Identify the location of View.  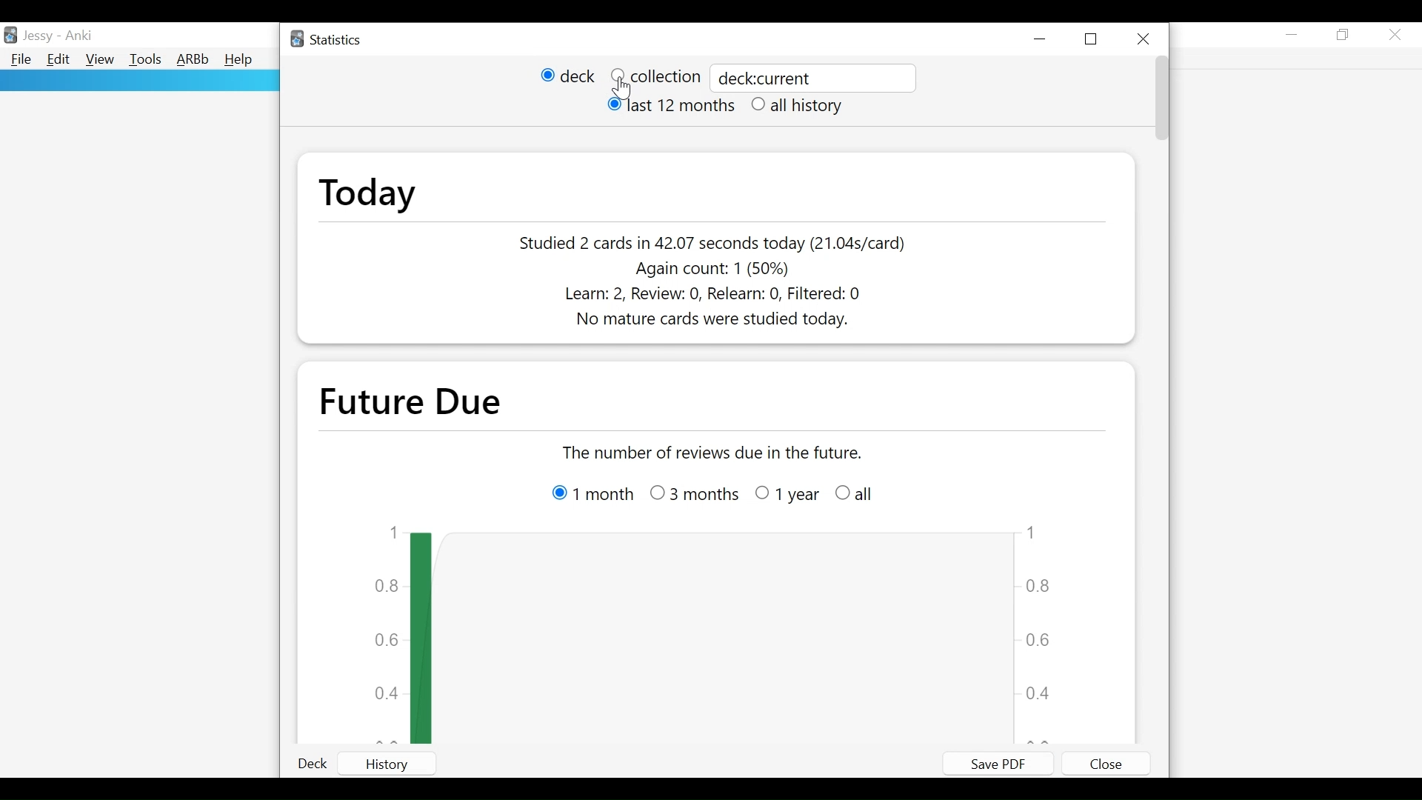
(99, 60).